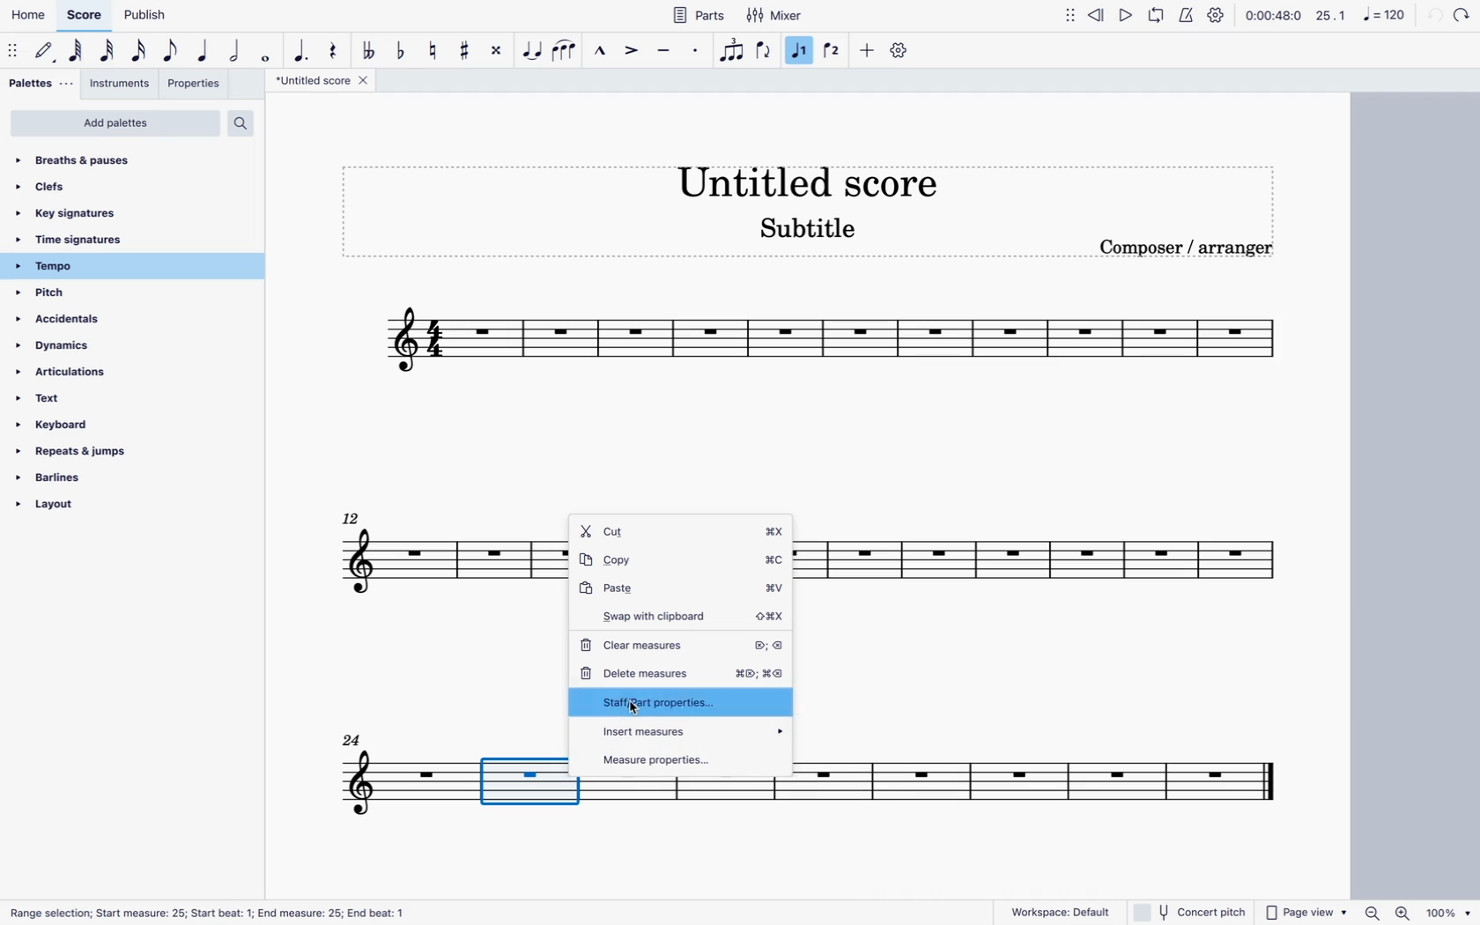 The height and width of the screenshot is (925, 1480). Describe the element at coordinates (832, 52) in the screenshot. I see `voice 2` at that location.